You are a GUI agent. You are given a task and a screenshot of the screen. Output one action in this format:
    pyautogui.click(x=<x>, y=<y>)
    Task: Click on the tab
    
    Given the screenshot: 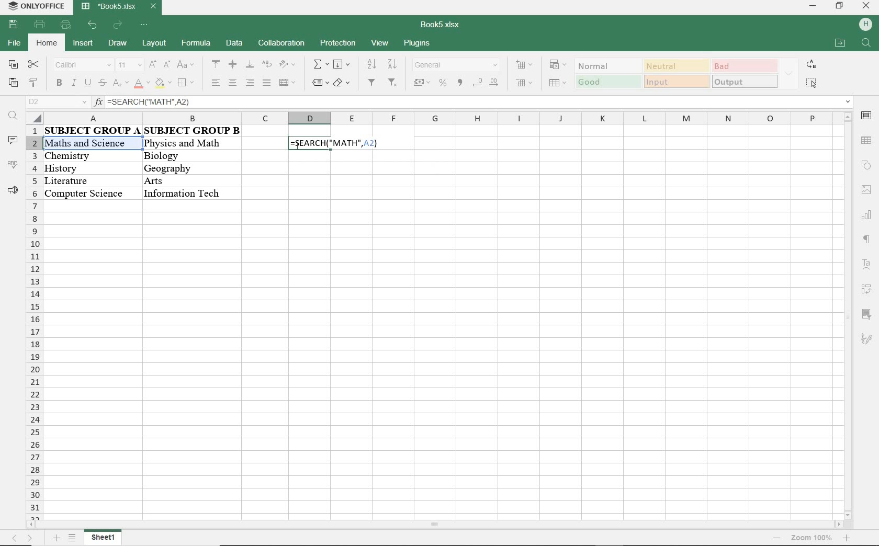 What is the action you would take?
    pyautogui.click(x=810, y=538)
    